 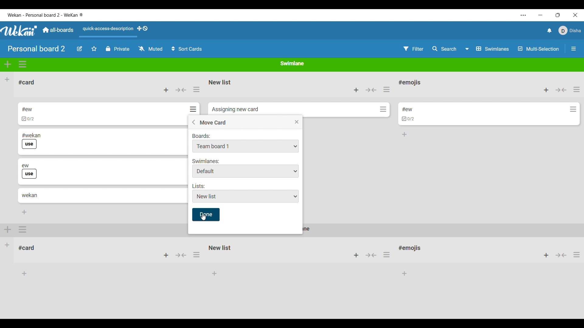 I want to click on Change tab dimension, so click(x=558, y=15).